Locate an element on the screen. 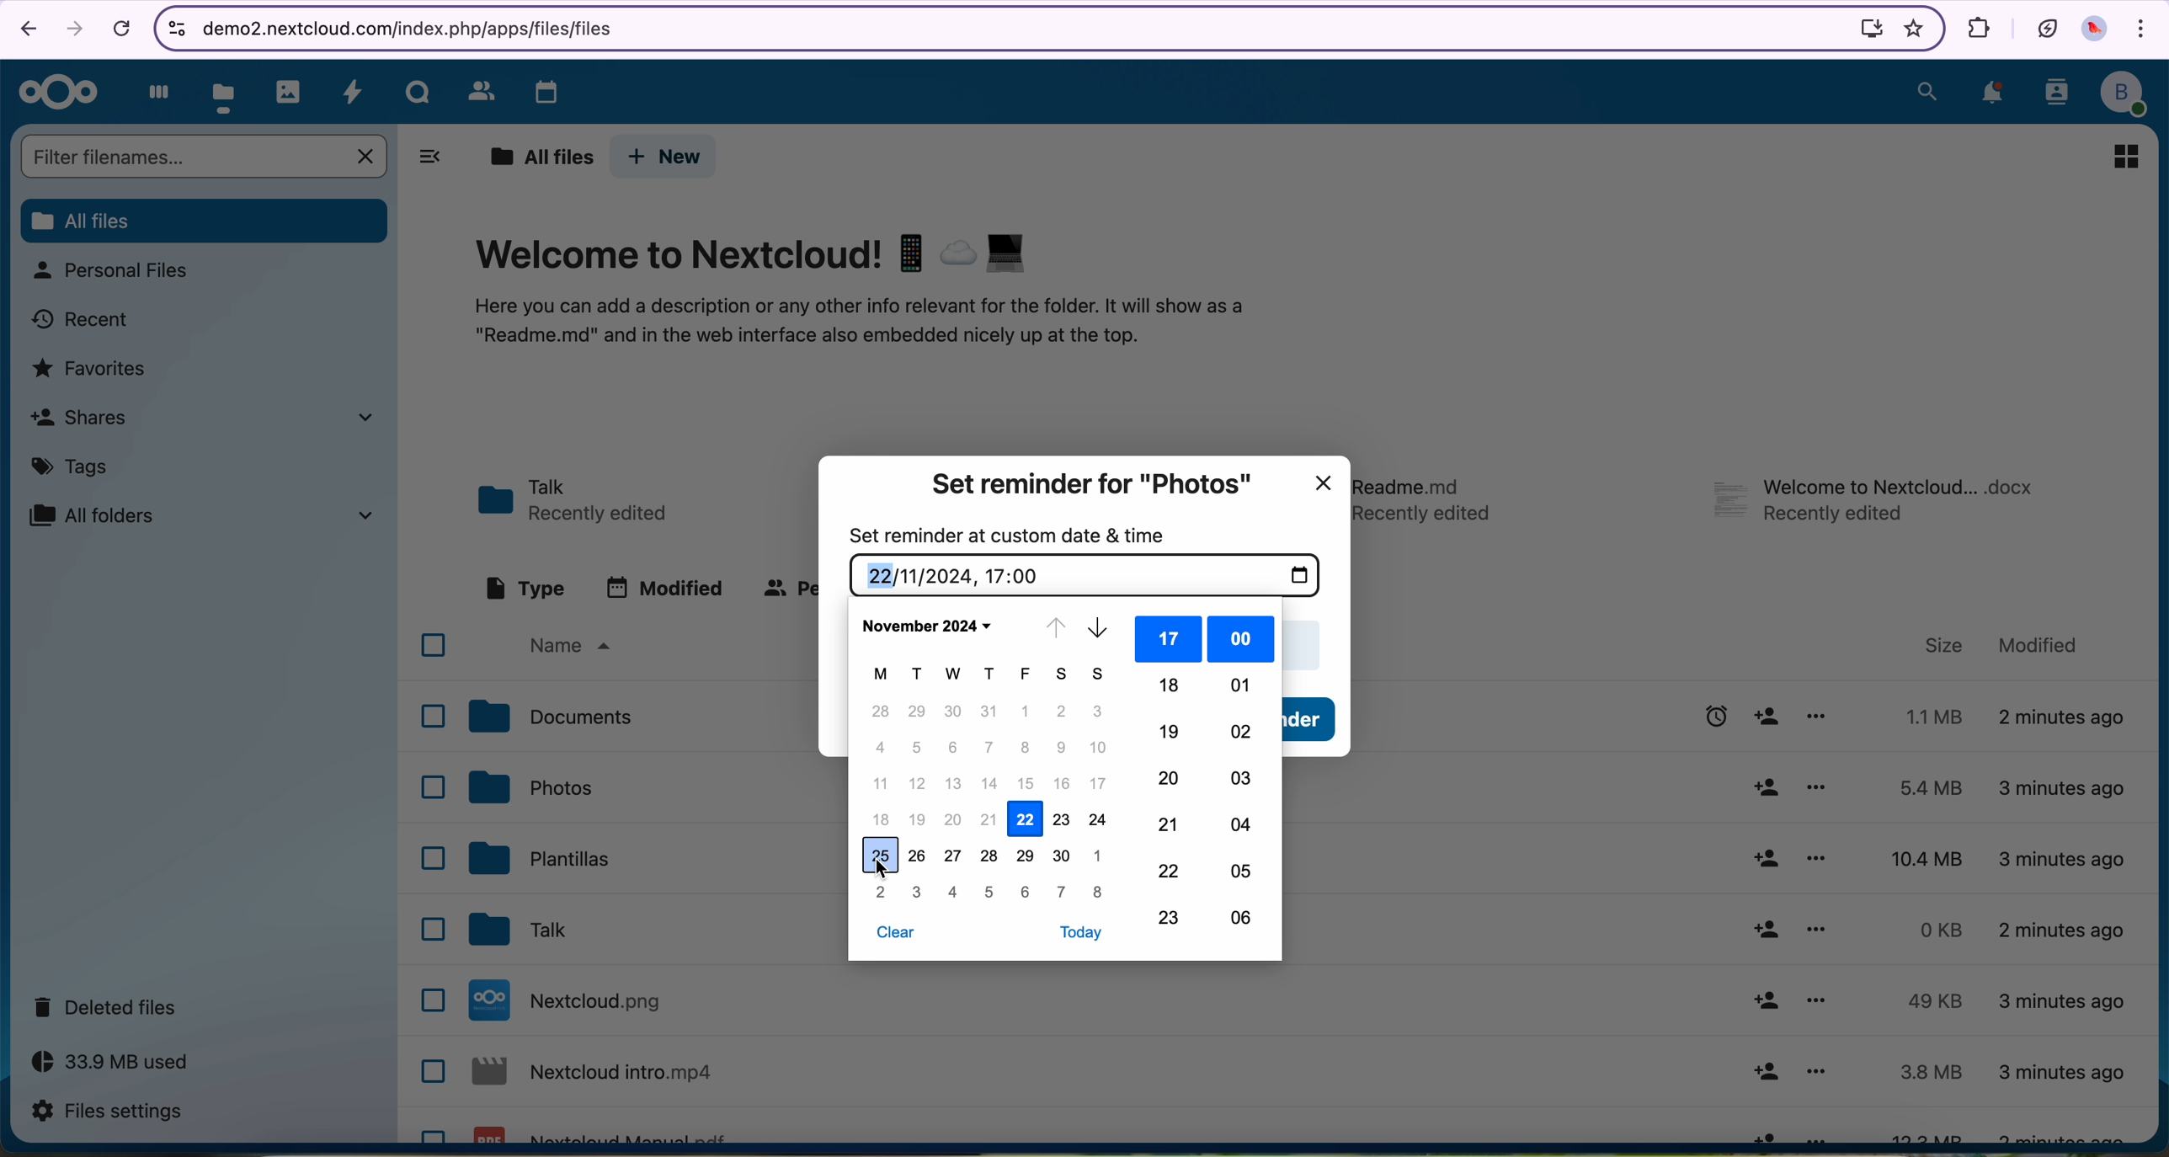  19 is located at coordinates (918, 820).